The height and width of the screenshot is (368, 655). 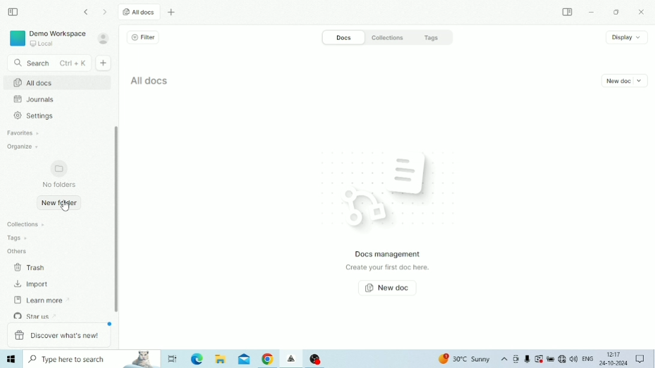 What do you see at coordinates (32, 284) in the screenshot?
I see `Import` at bounding box center [32, 284].